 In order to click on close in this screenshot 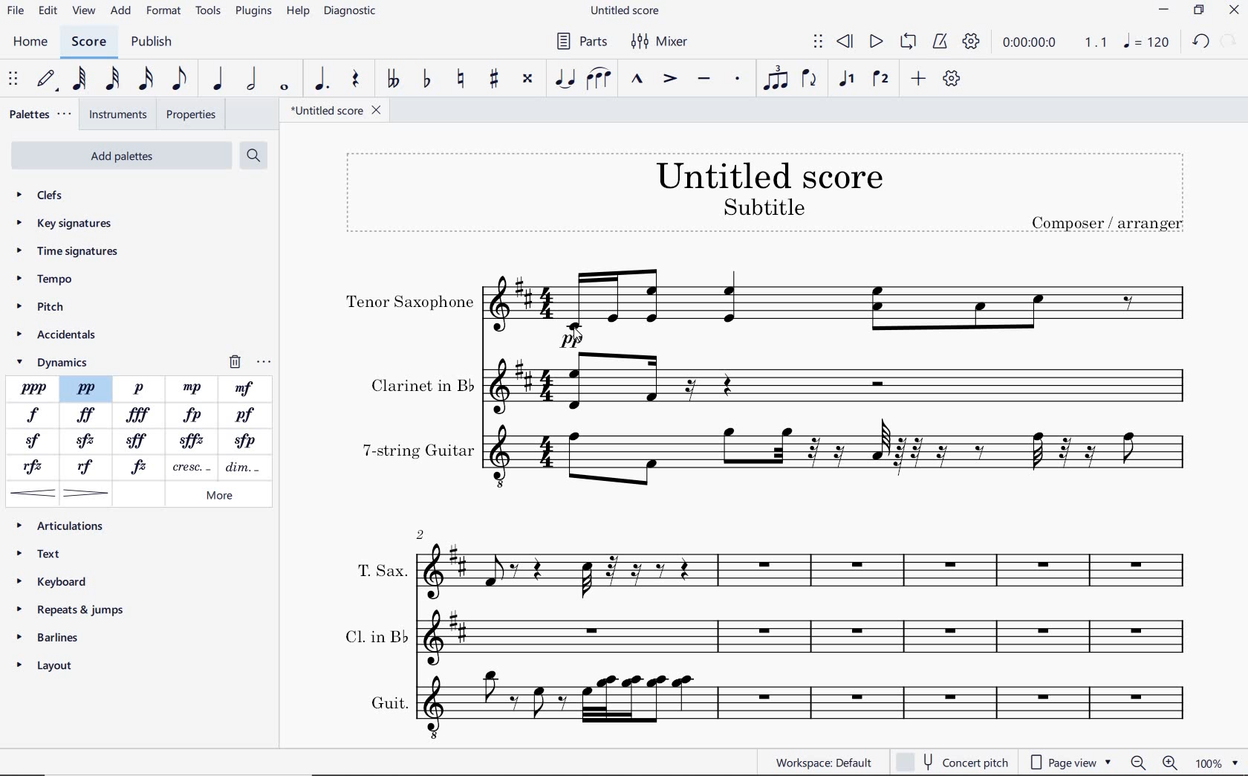, I will do `click(1234, 10)`.